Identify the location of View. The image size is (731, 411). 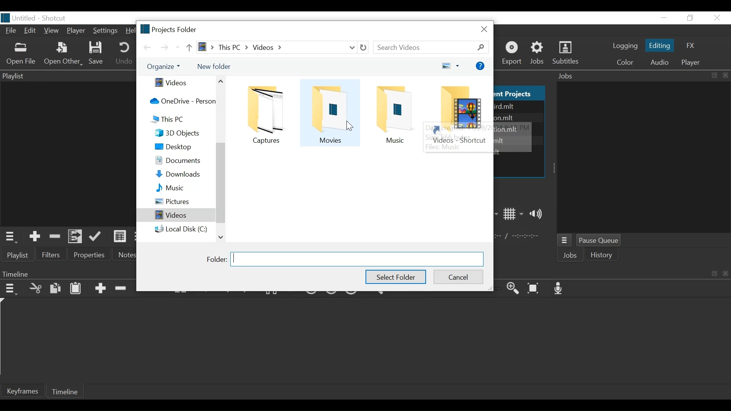
(52, 32).